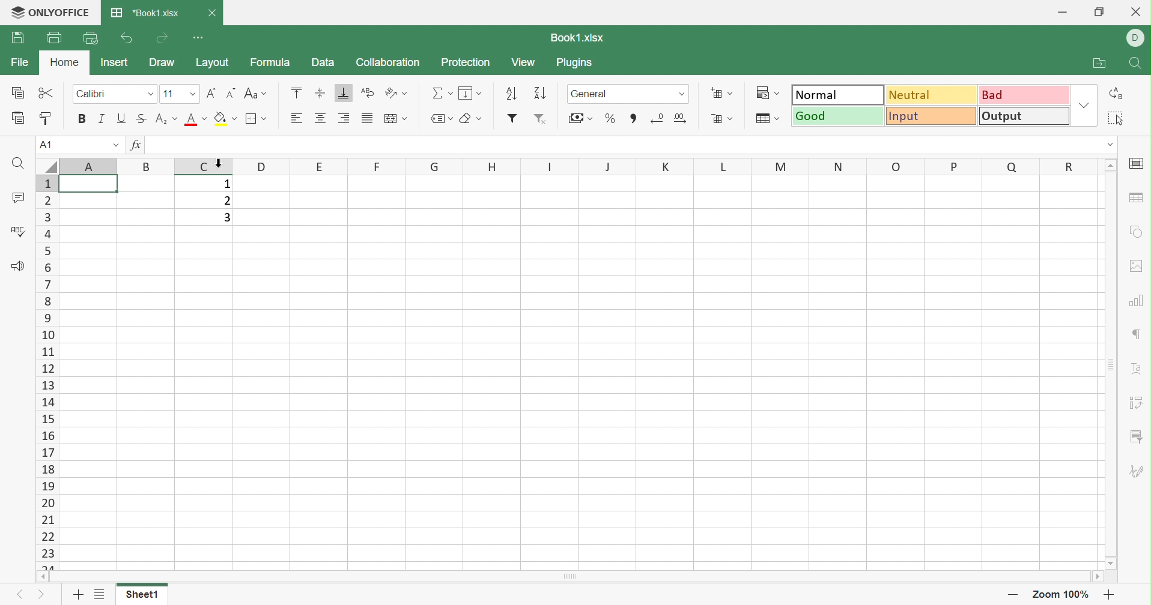  I want to click on Insert, so click(119, 61).